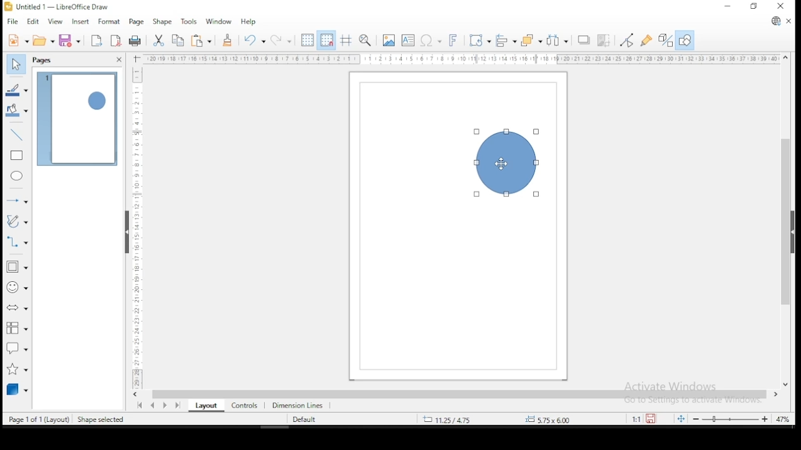 The width and height of the screenshot is (801, 450). I want to click on zoom factor, so click(579, 419).